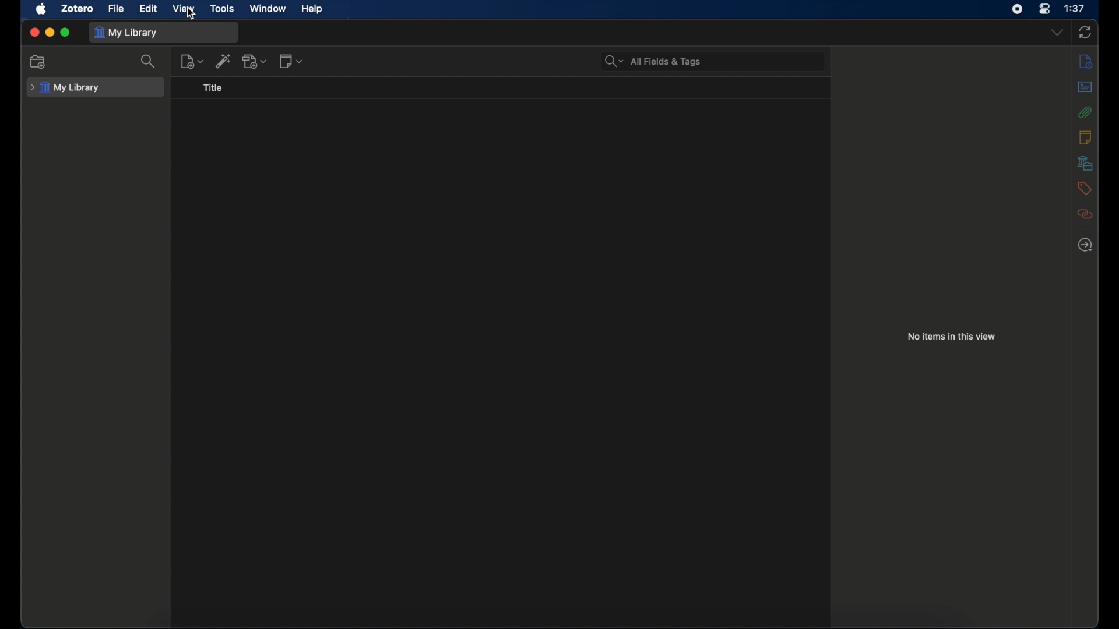 Image resolution: width=1119 pixels, height=629 pixels. I want to click on edit, so click(151, 9).